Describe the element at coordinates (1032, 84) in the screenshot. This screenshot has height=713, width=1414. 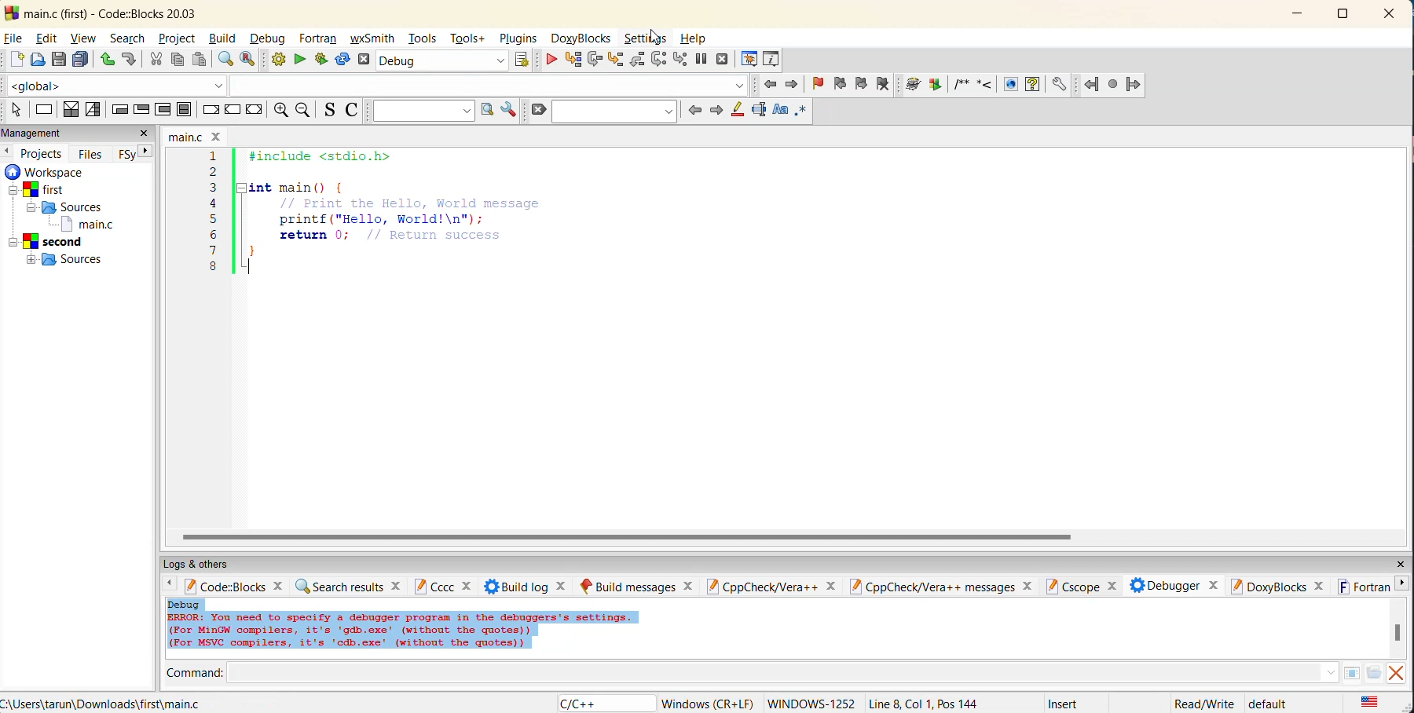
I see `HTML help` at that location.